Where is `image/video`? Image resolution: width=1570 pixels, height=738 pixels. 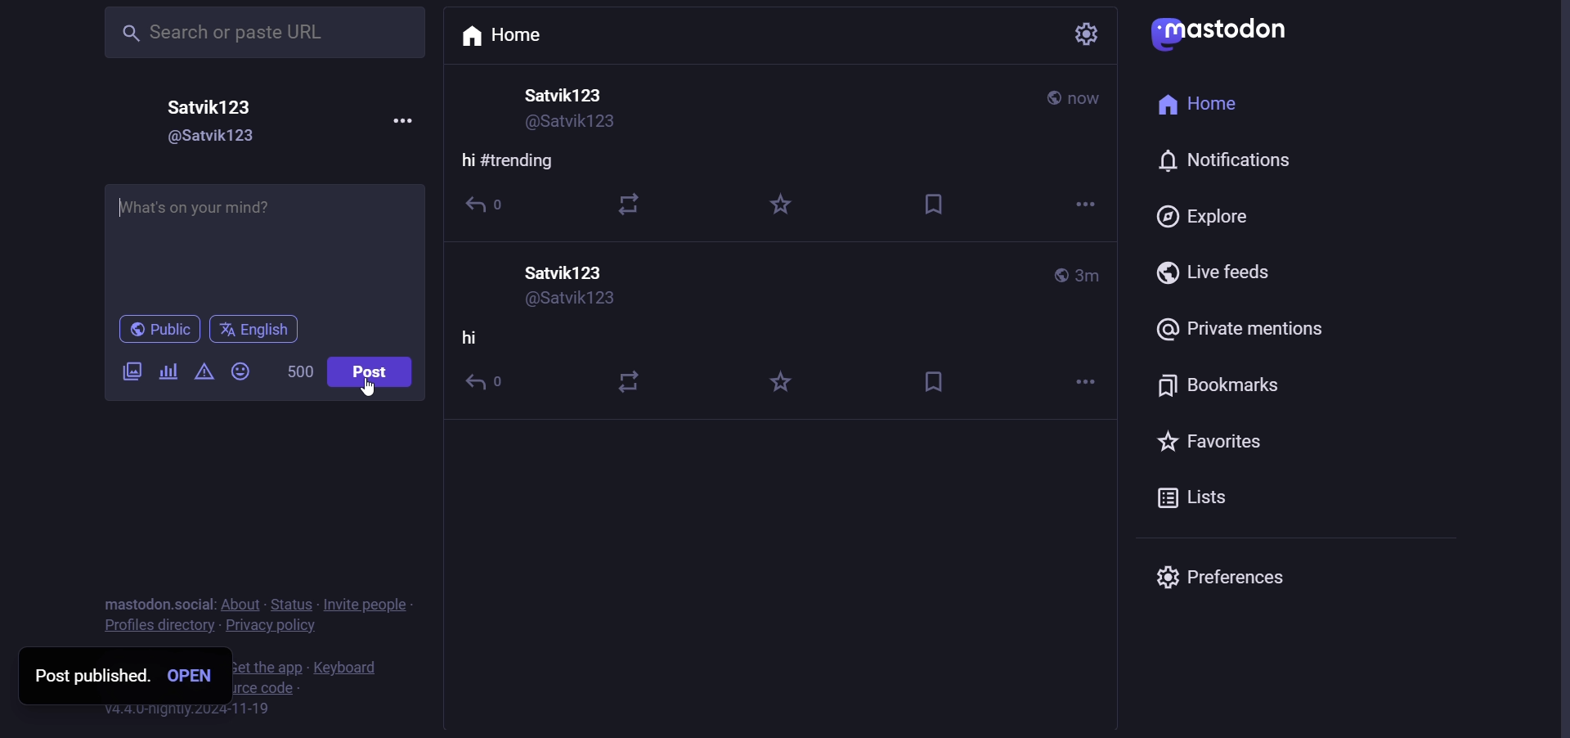
image/video is located at coordinates (132, 371).